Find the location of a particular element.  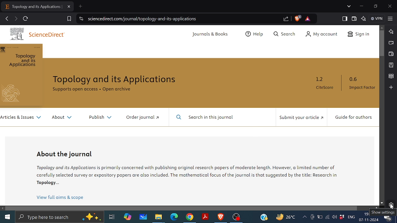

Vertical scrollbar is located at coordinates (382, 43).